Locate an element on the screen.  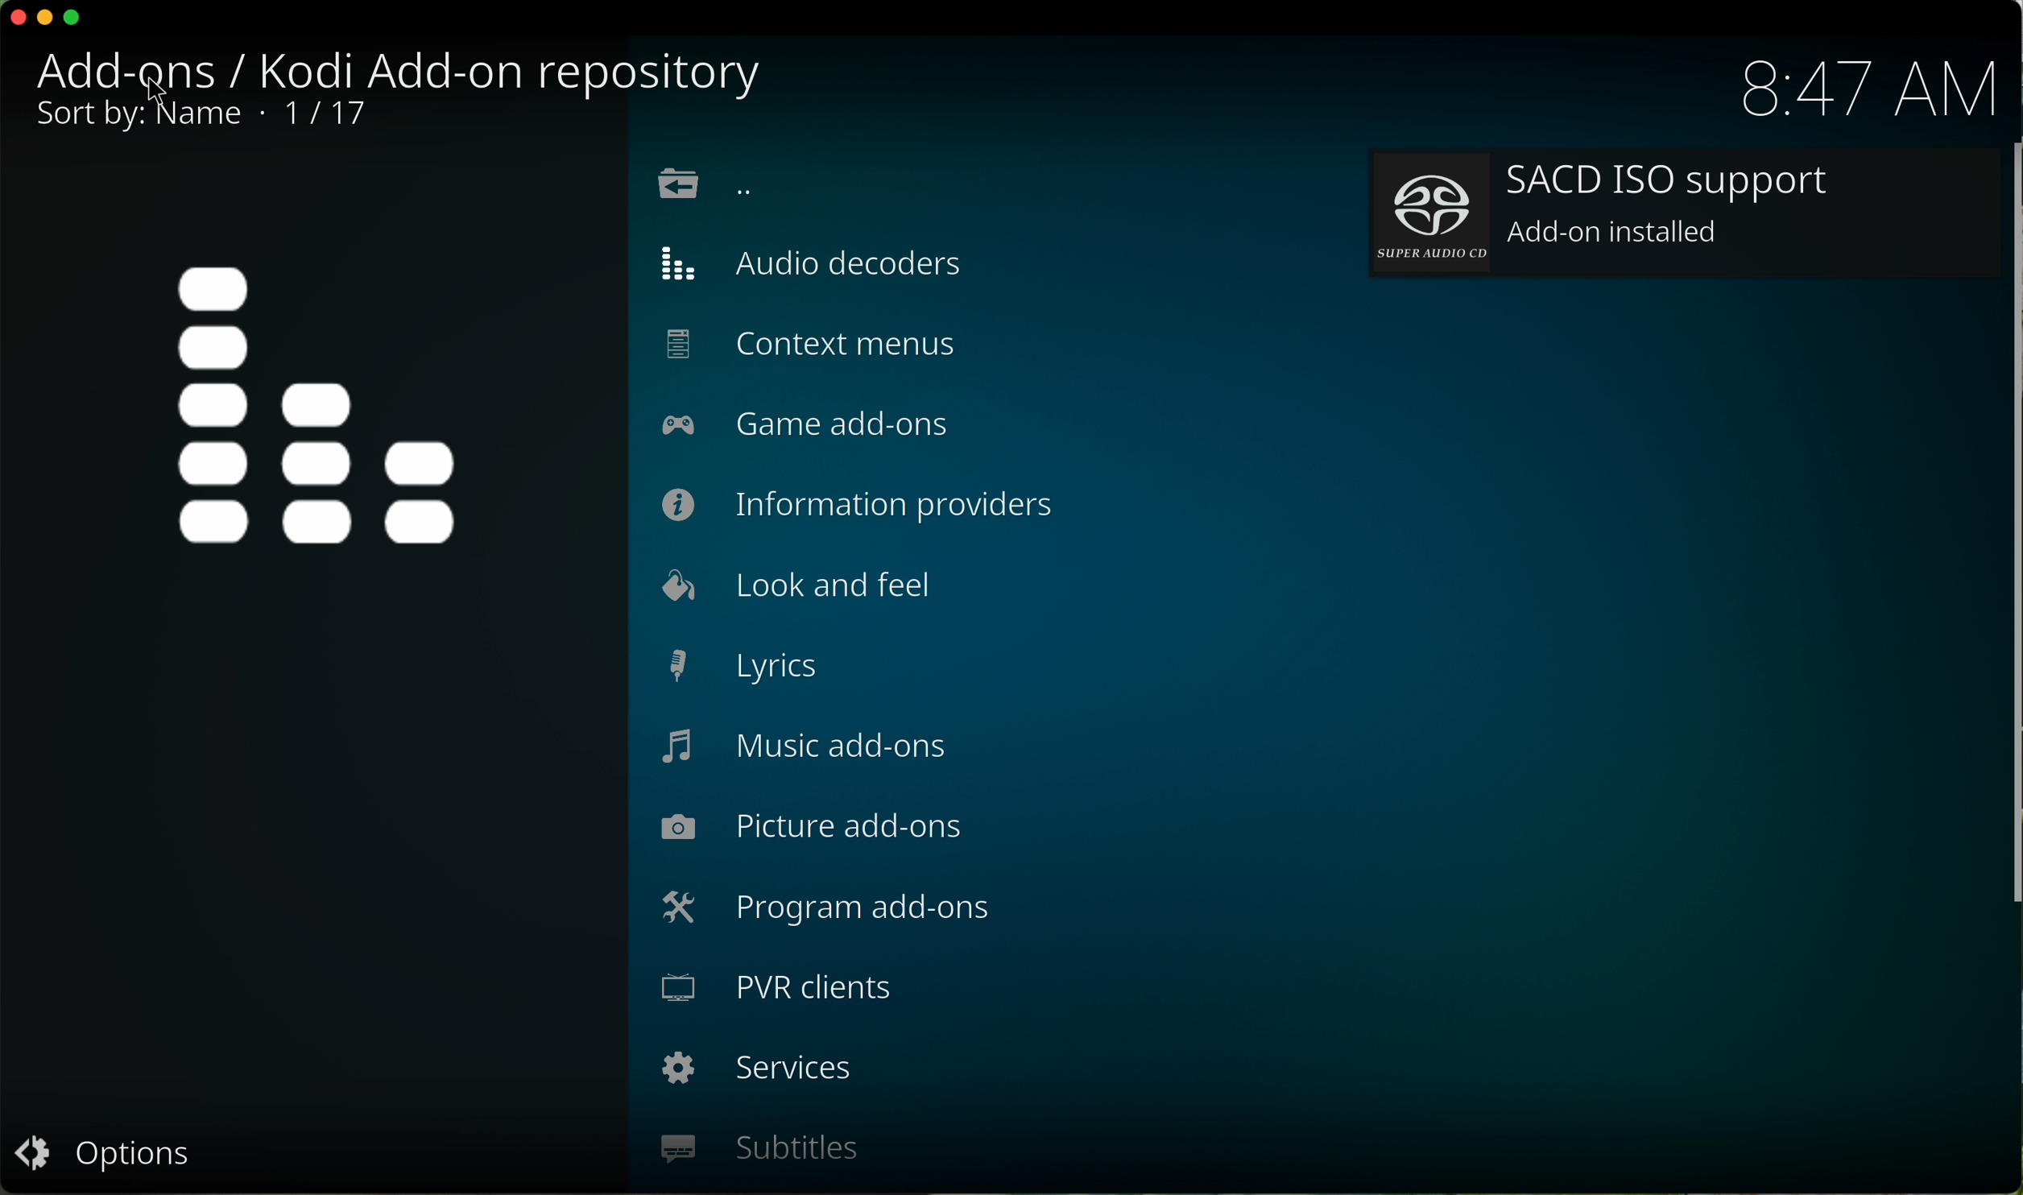
services is located at coordinates (759, 1073).